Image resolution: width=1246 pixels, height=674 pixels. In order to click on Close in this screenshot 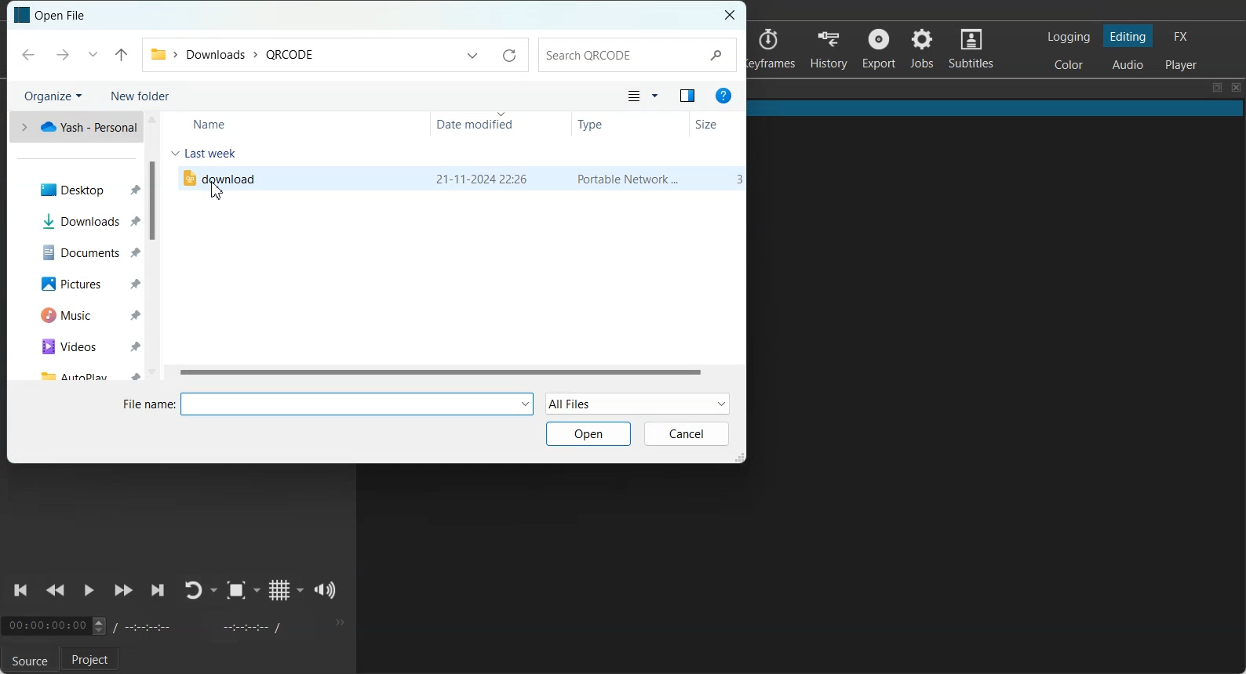, I will do `click(1237, 88)`.